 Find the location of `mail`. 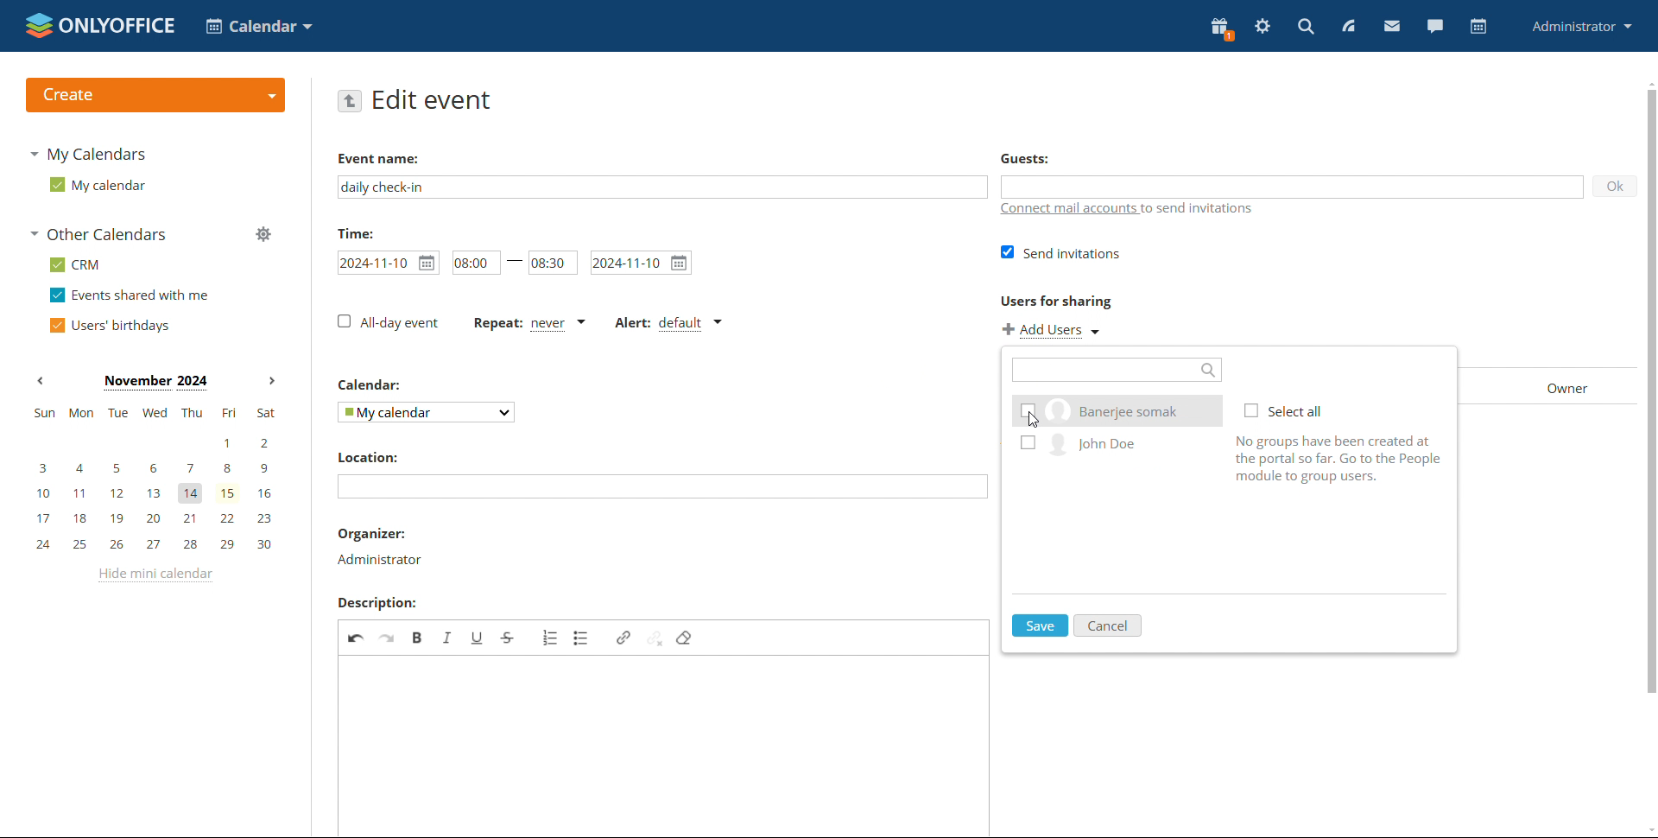

mail is located at coordinates (1392, 25).